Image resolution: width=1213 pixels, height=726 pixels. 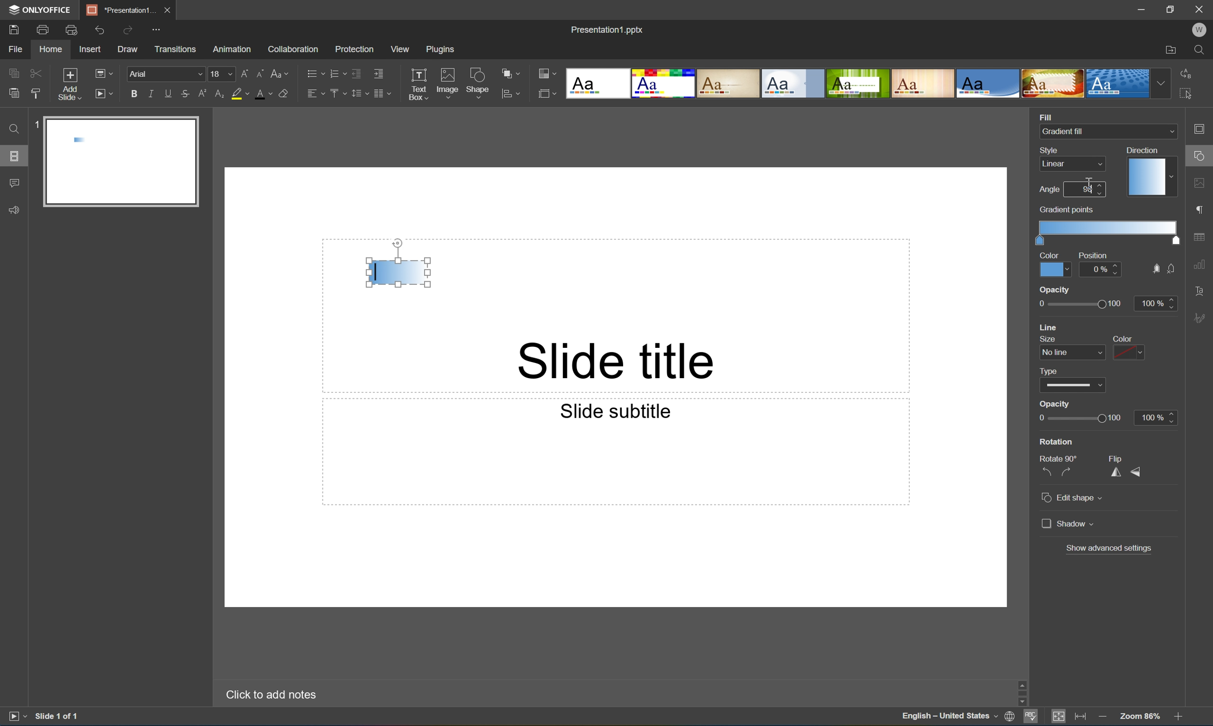 I want to click on Cursor, so click(x=1090, y=183).